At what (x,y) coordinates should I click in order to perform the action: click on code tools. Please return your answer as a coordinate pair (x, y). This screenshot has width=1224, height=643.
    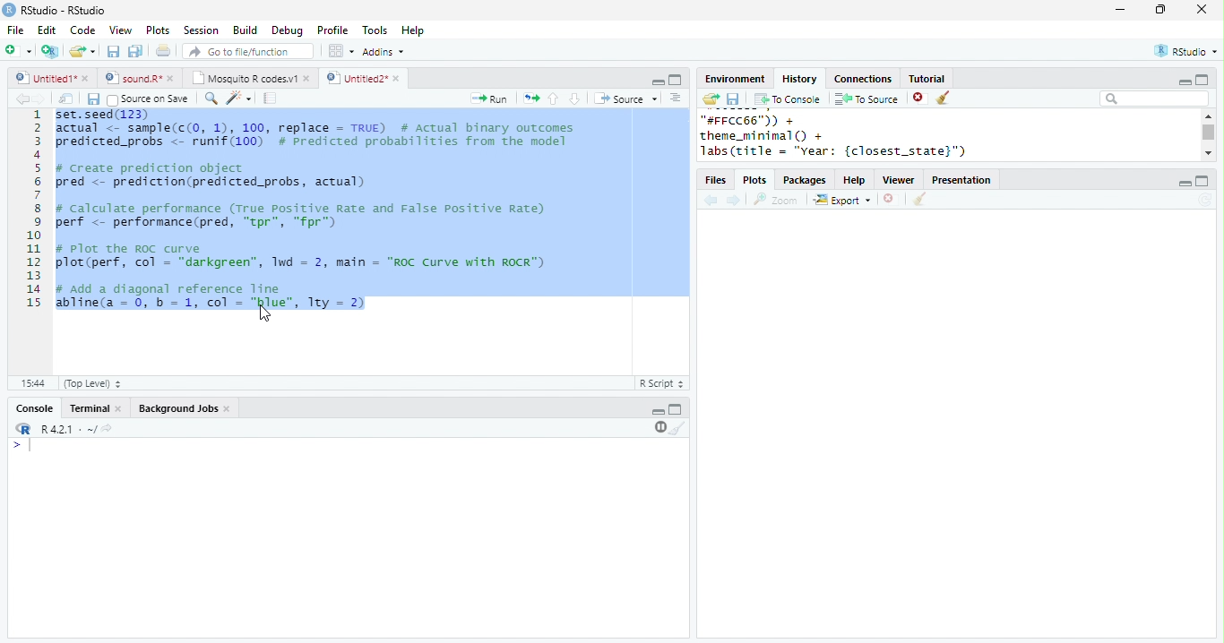
    Looking at the image, I should click on (239, 98).